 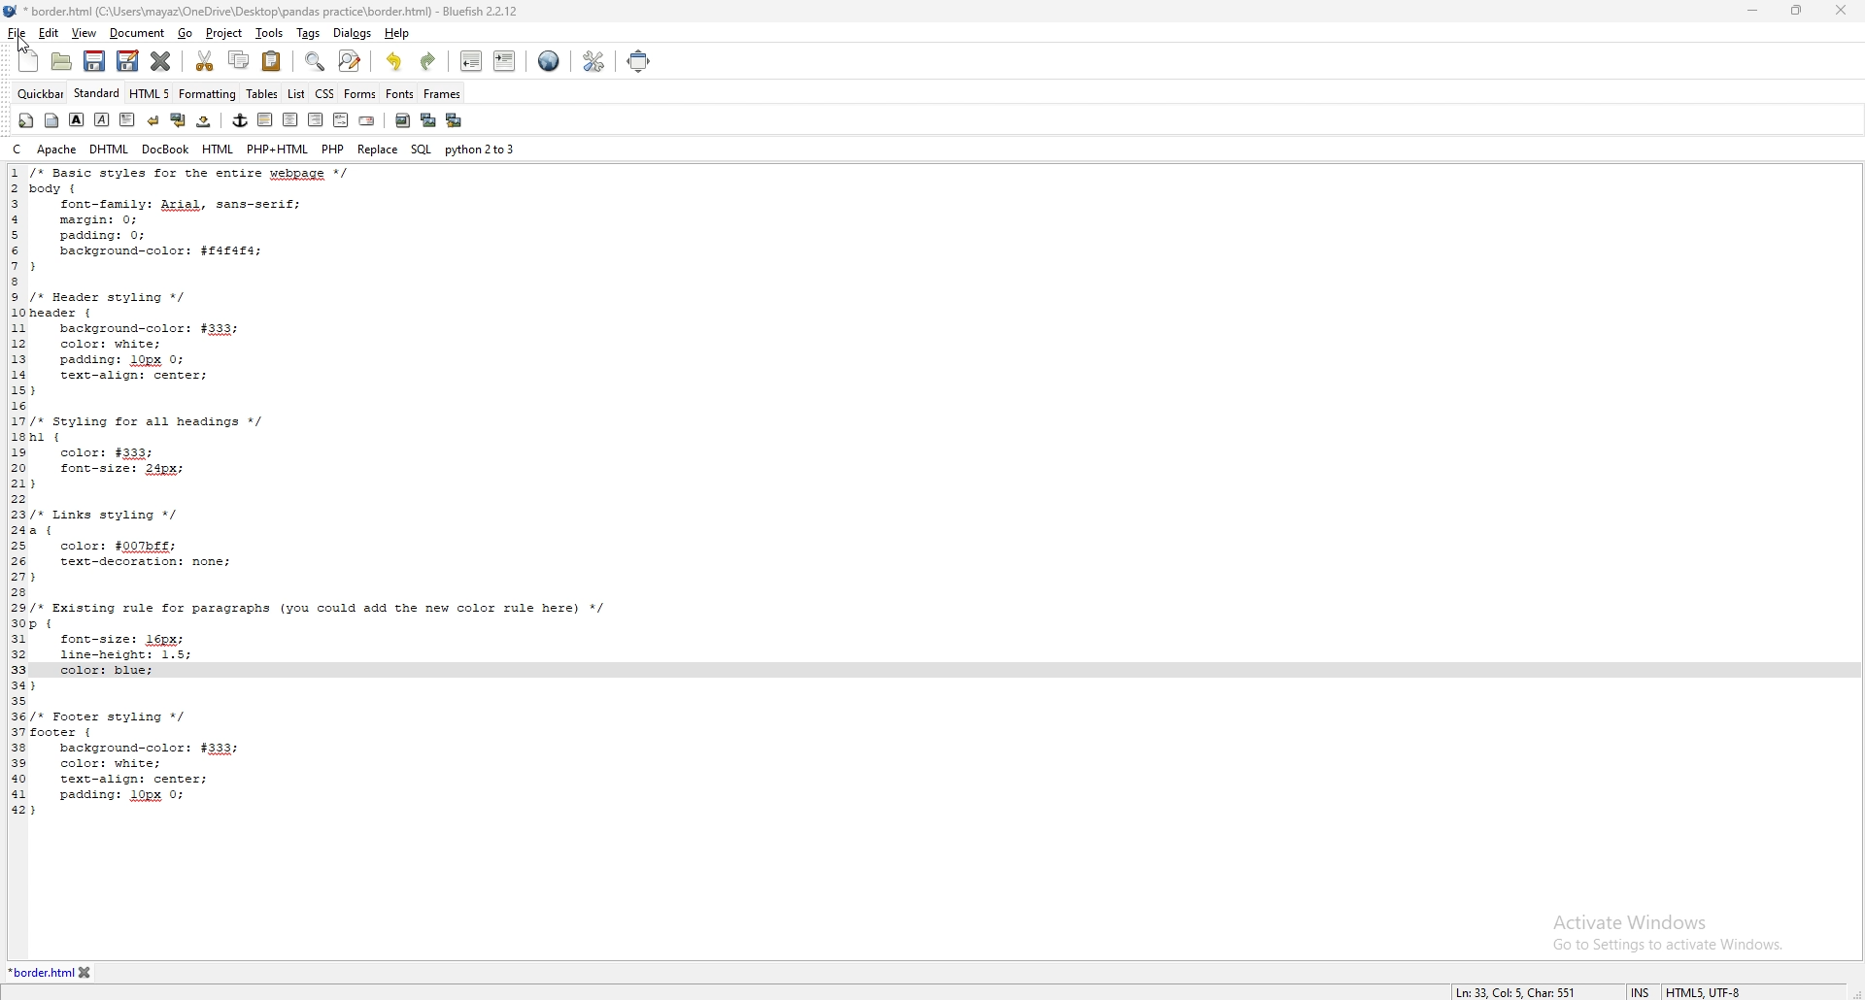 What do you see at coordinates (179, 121) in the screenshot?
I see `break and clear` at bounding box center [179, 121].